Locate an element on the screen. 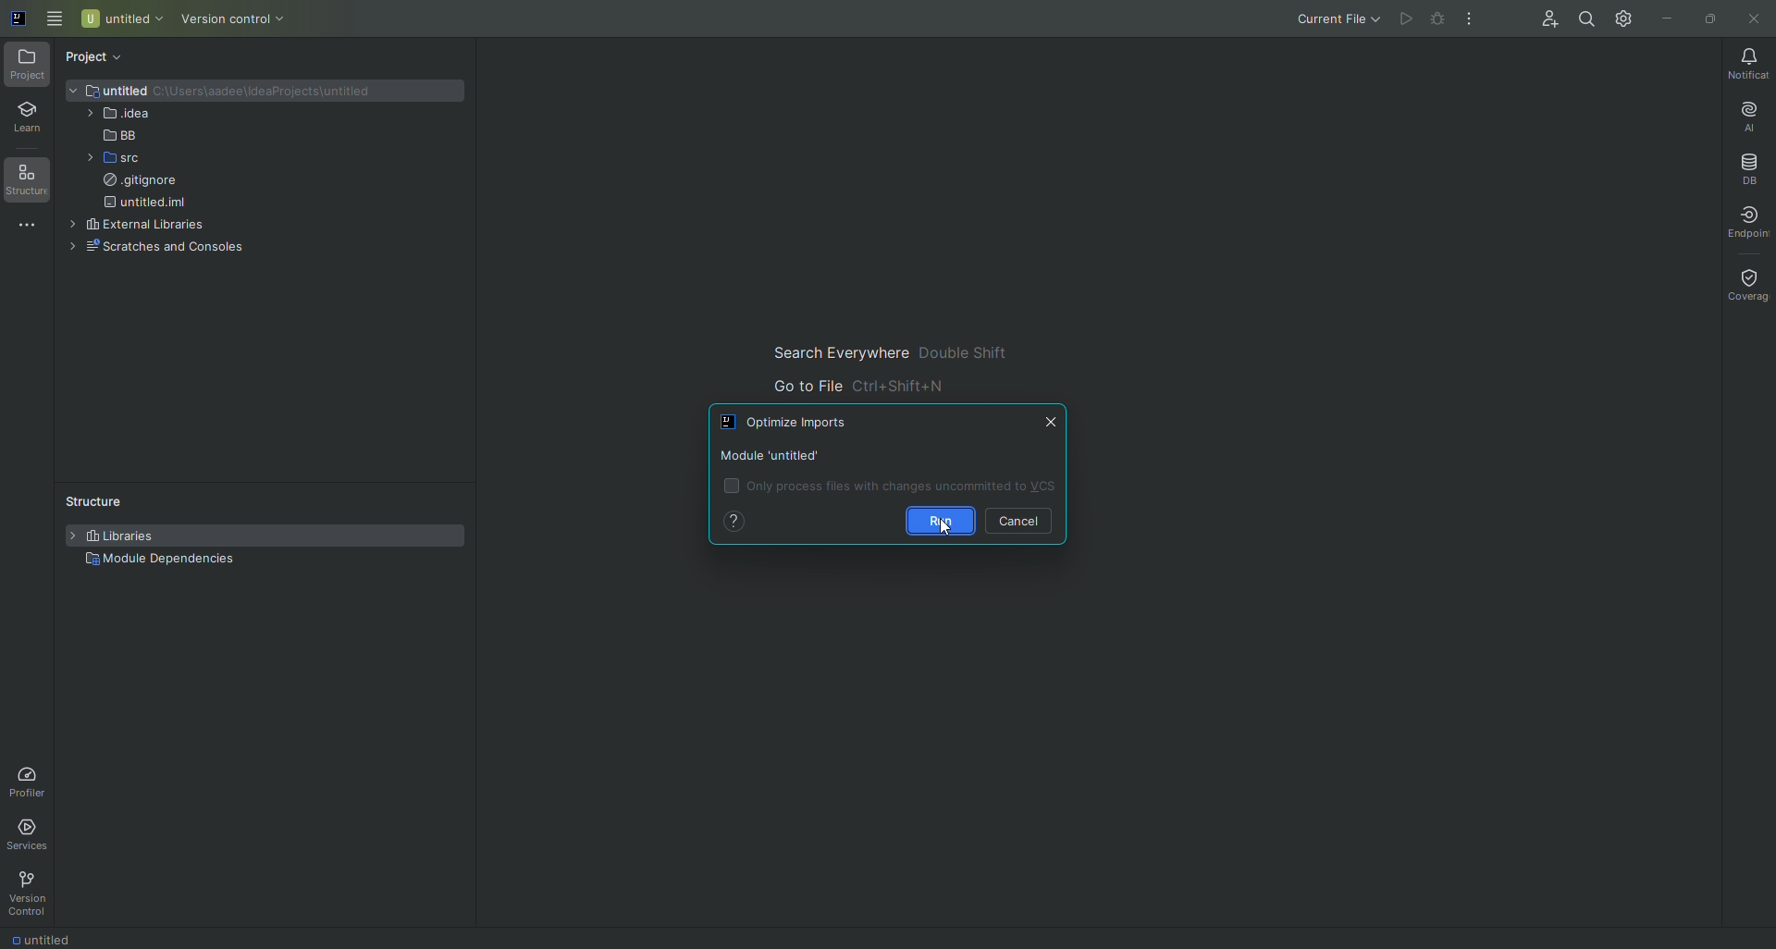 The width and height of the screenshot is (1776, 949). untitled.iml is located at coordinates (151, 203).